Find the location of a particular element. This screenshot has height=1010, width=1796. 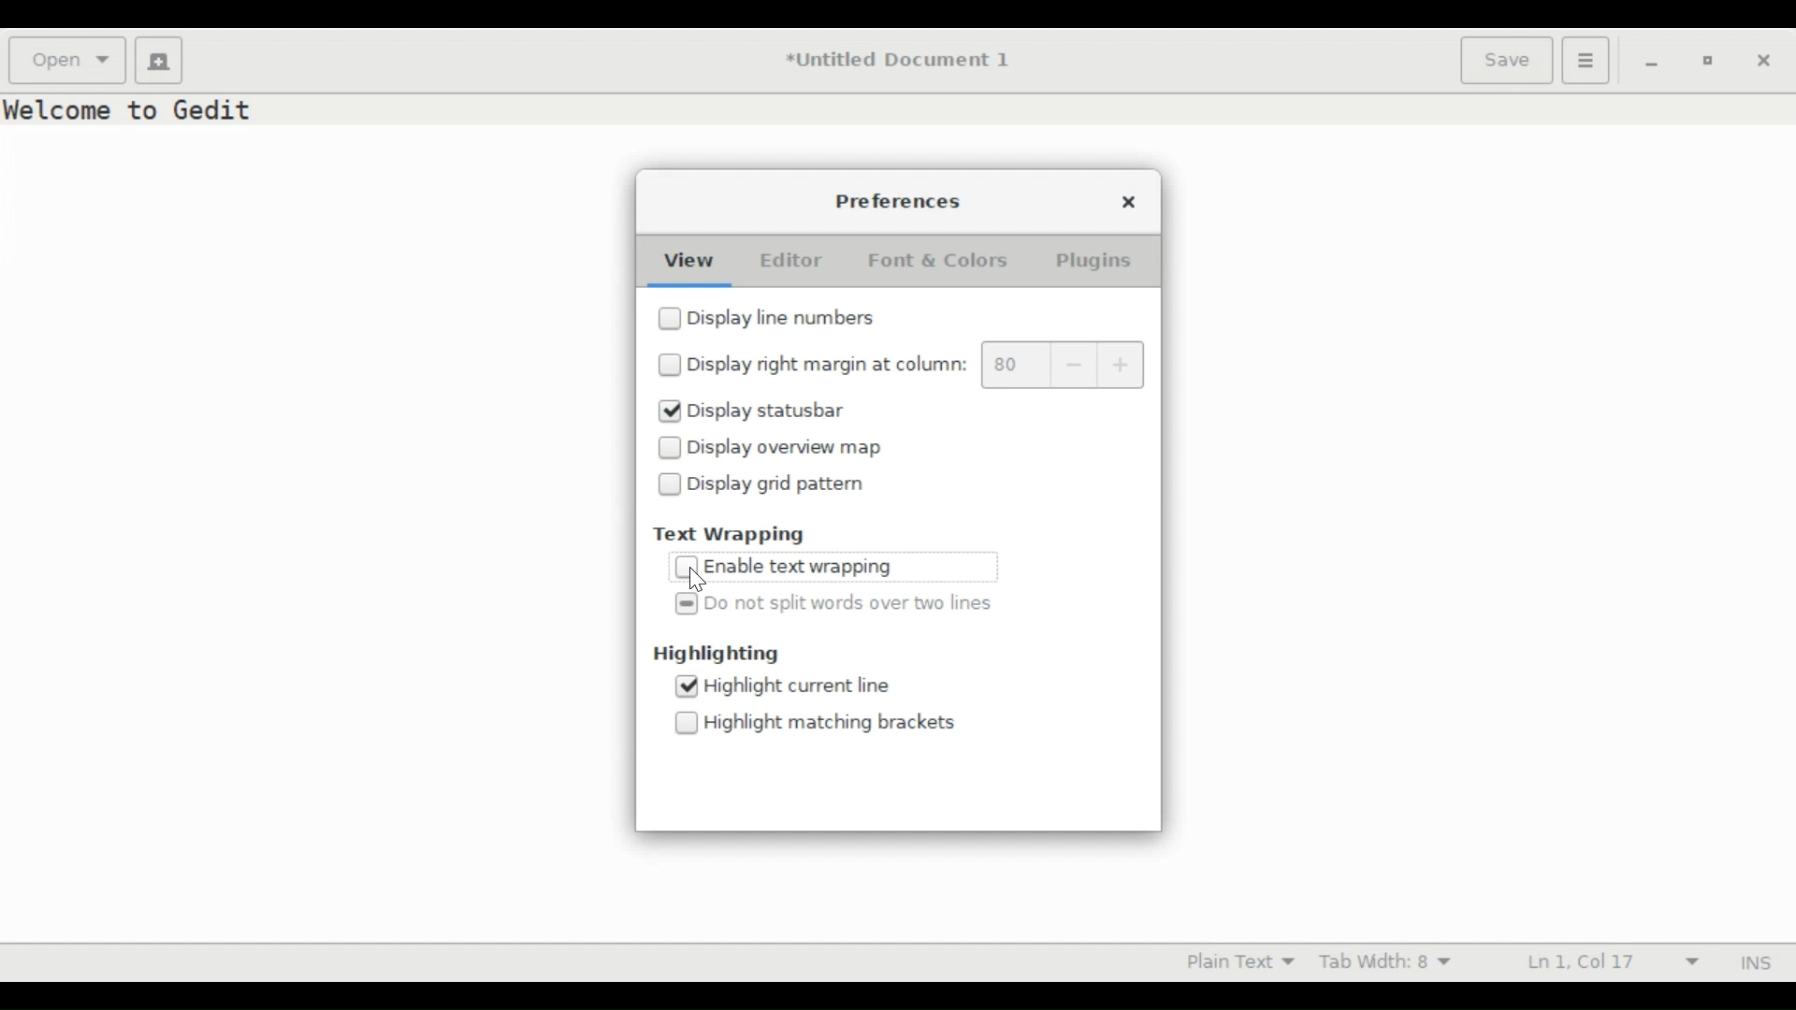

Display right margin at column: is located at coordinates (827, 368).